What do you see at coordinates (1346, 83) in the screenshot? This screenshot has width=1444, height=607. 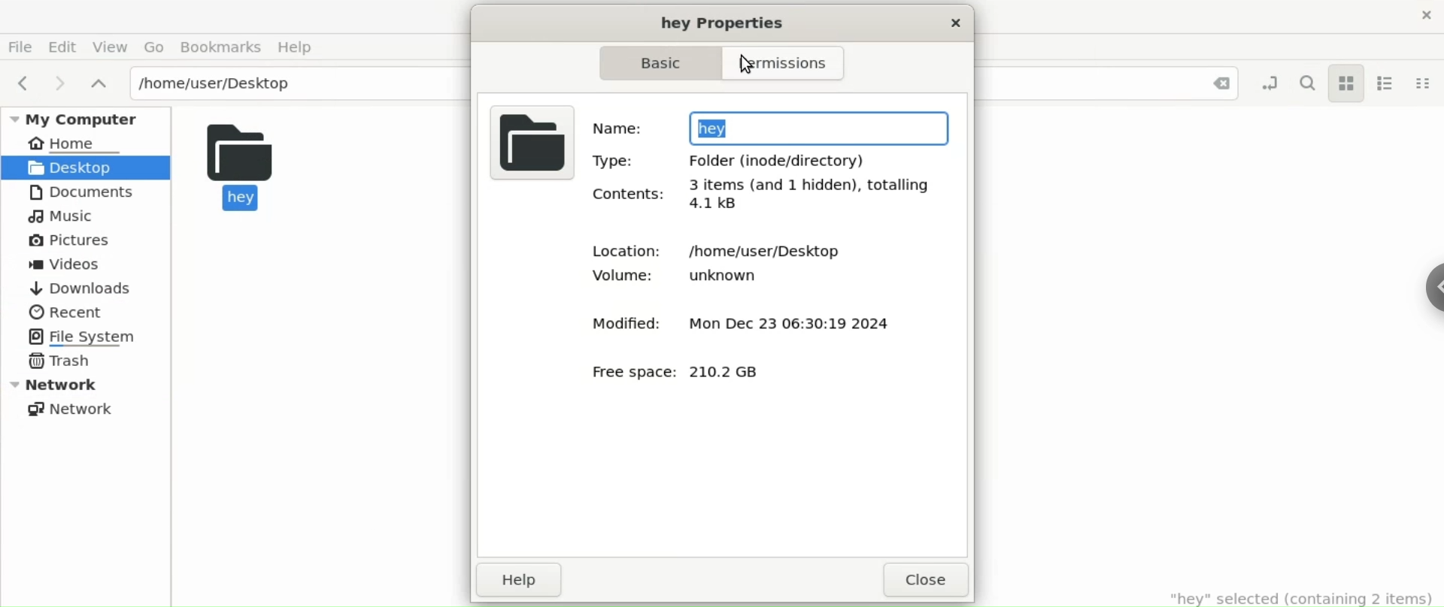 I see `icon view` at bounding box center [1346, 83].